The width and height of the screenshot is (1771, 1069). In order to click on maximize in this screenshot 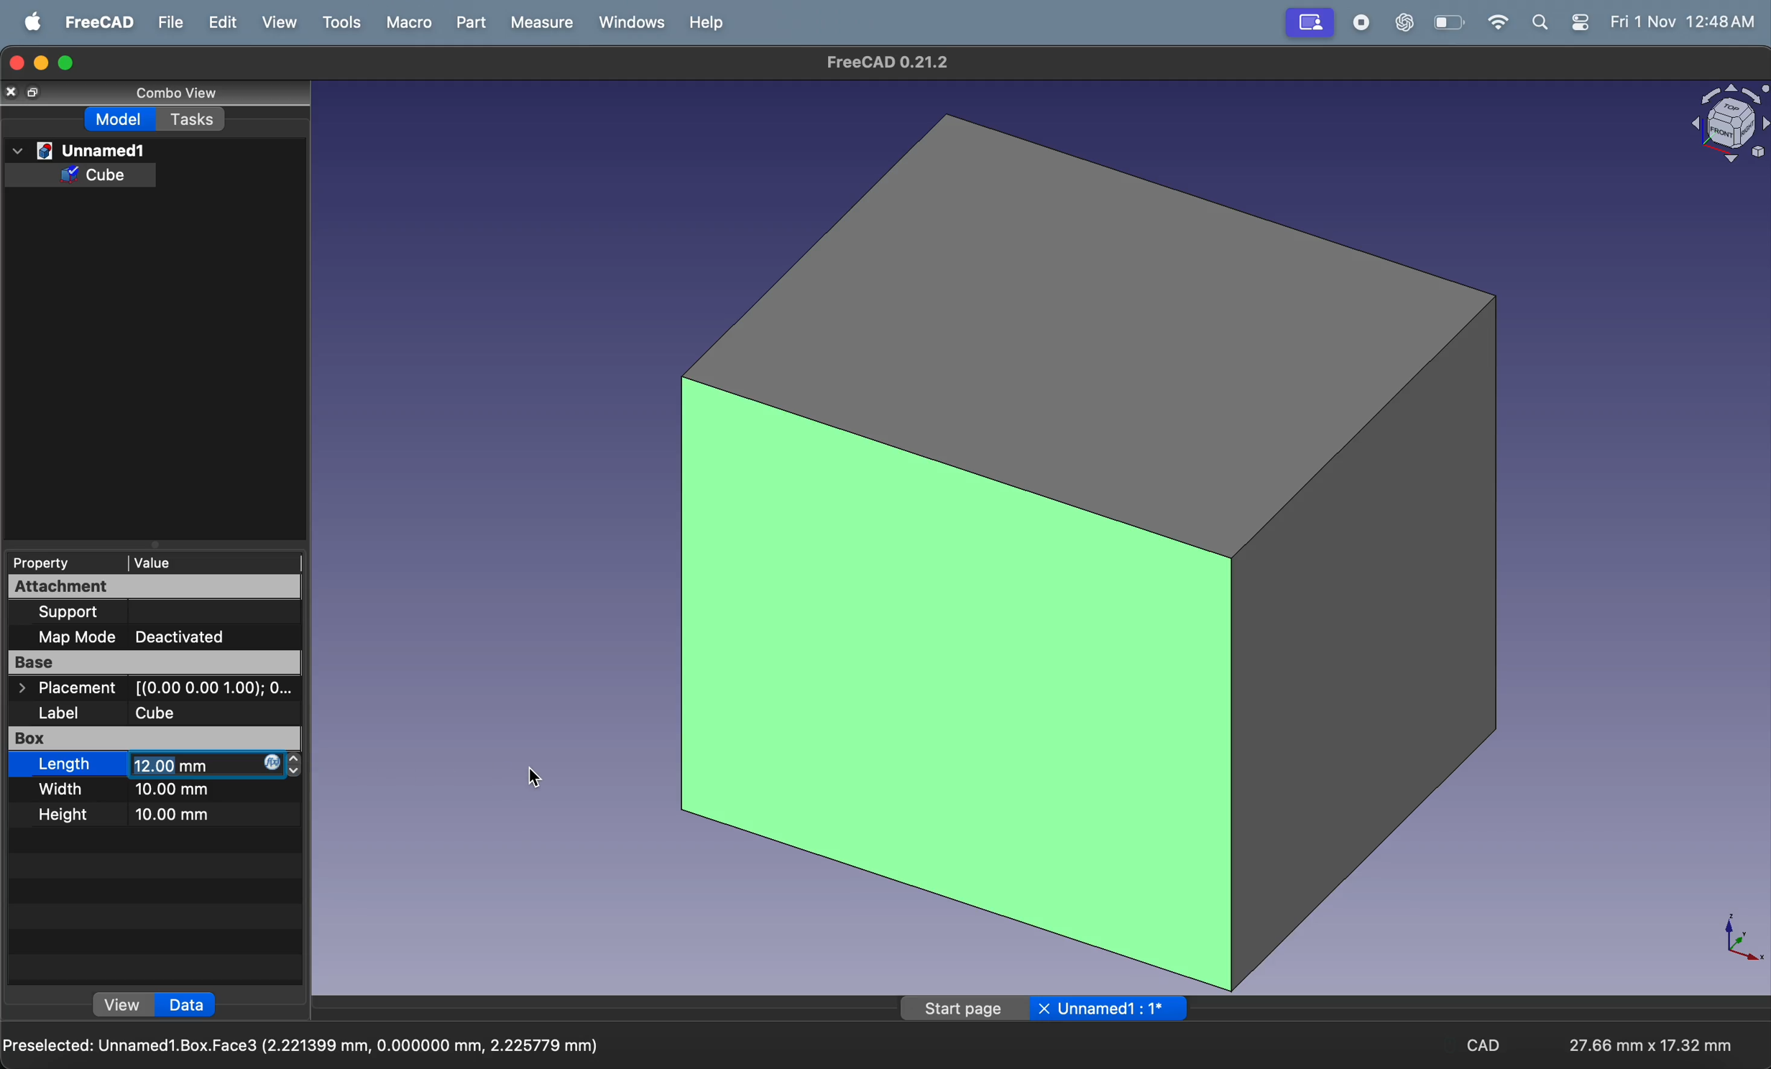, I will do `click(71, 63)`.